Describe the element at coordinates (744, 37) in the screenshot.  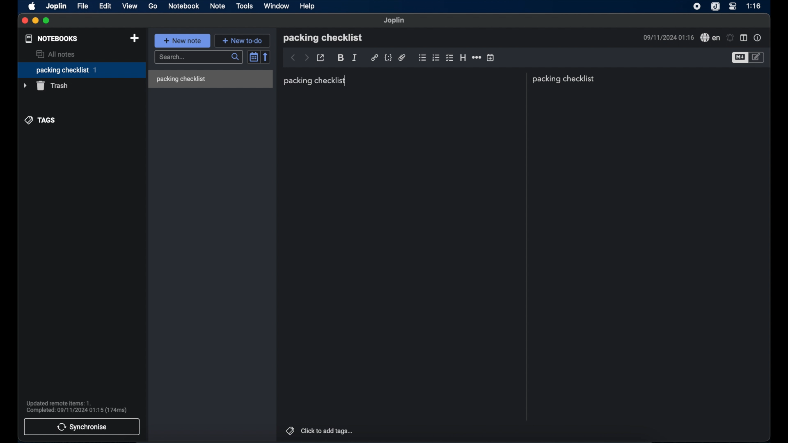
I see `toggle editor layout` at that location.